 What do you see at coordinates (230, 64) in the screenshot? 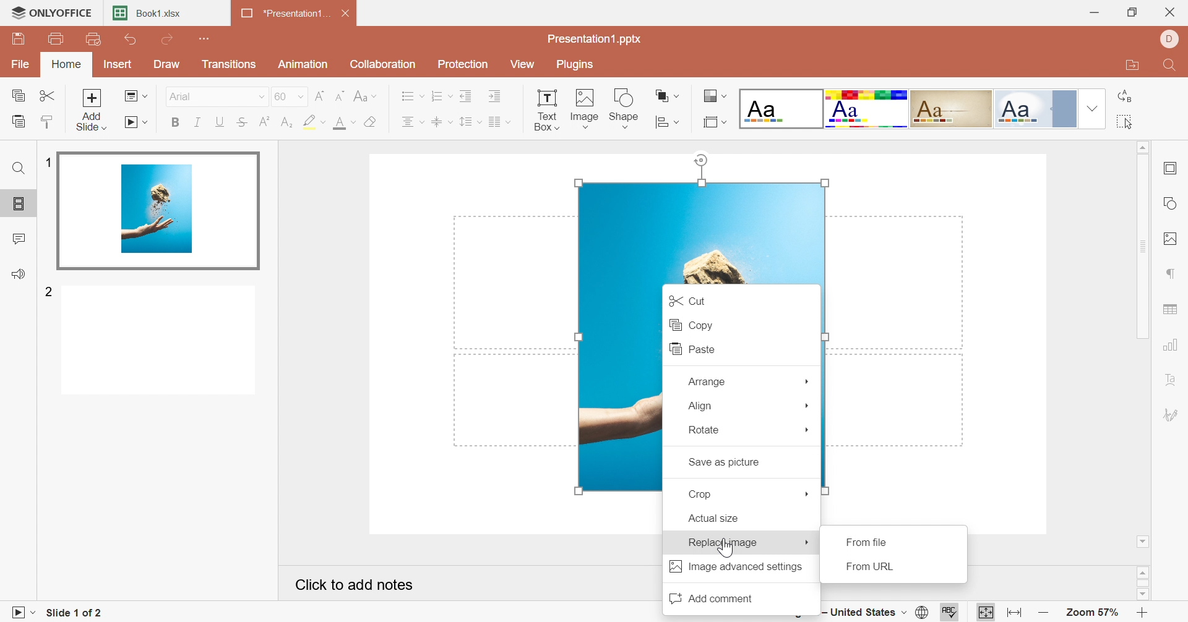
I see `Transitions` at bounding box center [230, 64].